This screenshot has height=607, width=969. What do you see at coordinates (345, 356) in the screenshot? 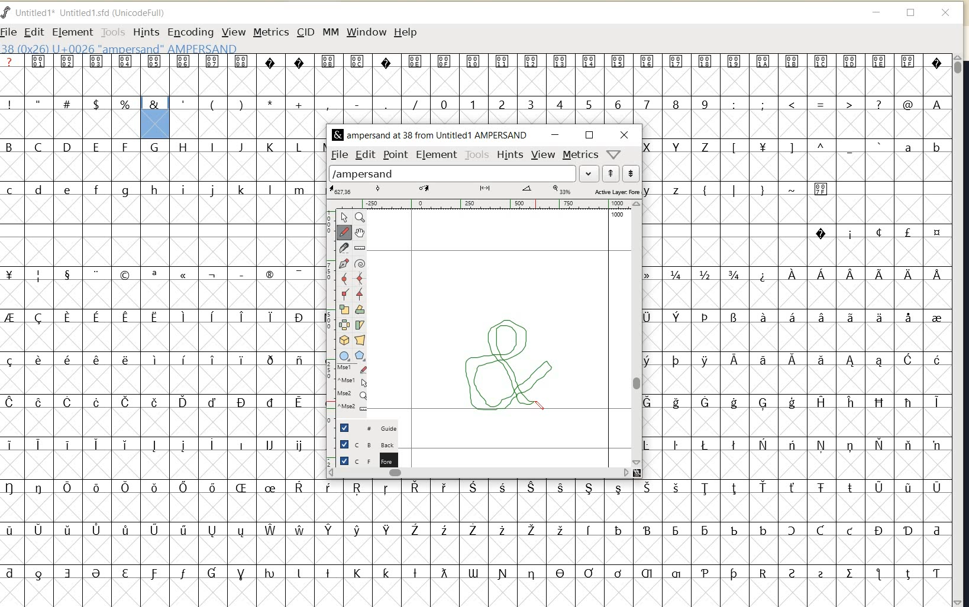
I see `` at bounding box center [345, 356].